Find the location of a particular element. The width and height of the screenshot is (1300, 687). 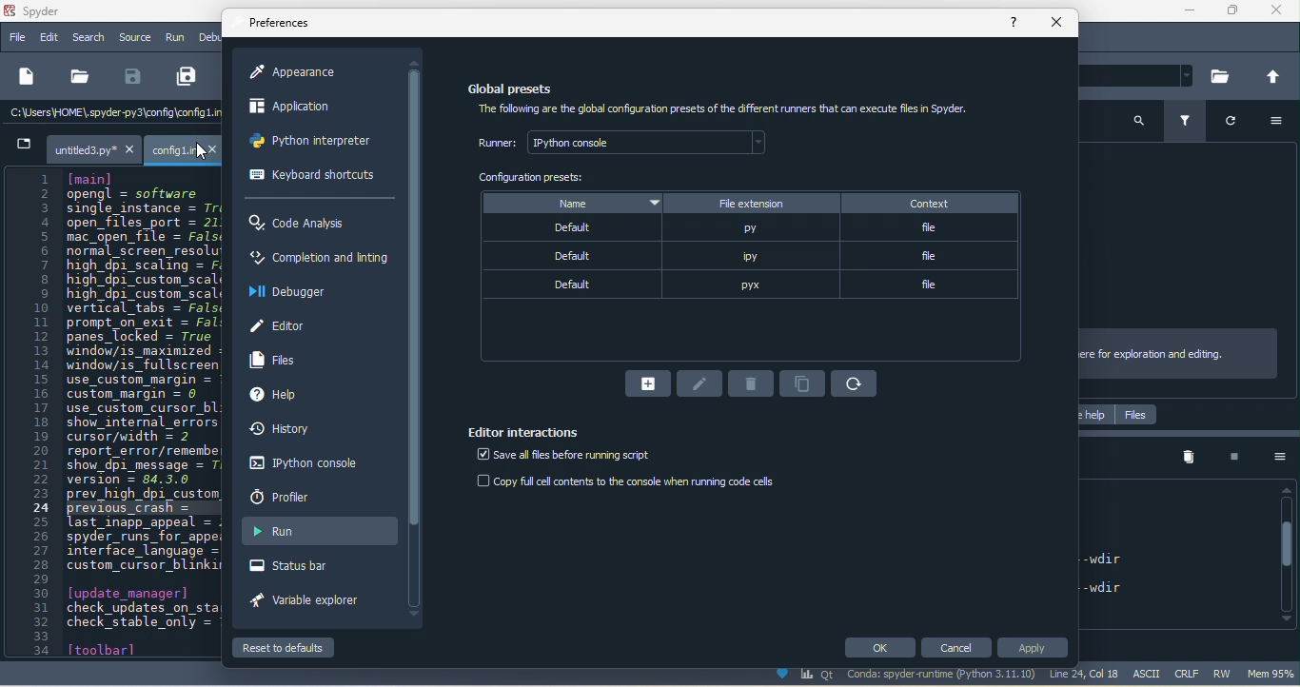

refresh is located at coordinates (852, 383).